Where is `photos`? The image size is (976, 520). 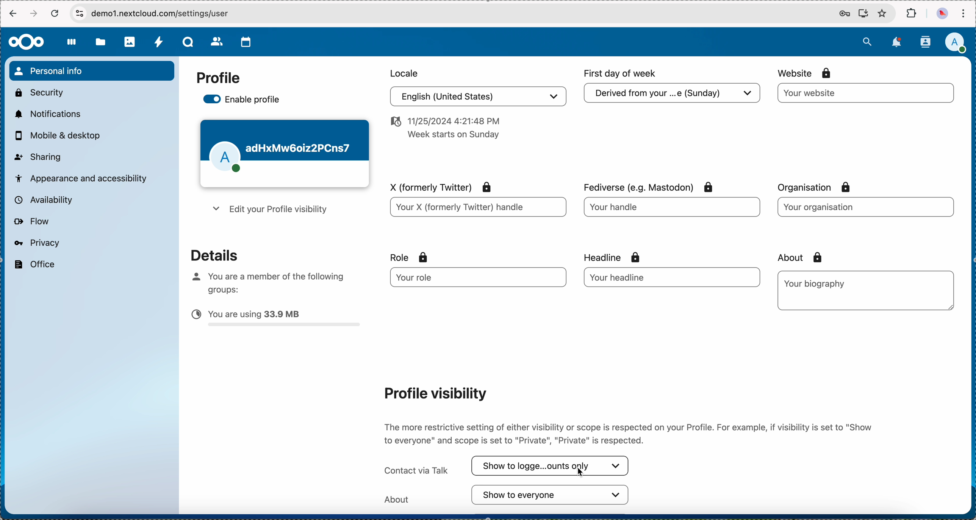
photos is located at coordinates (130, 42).